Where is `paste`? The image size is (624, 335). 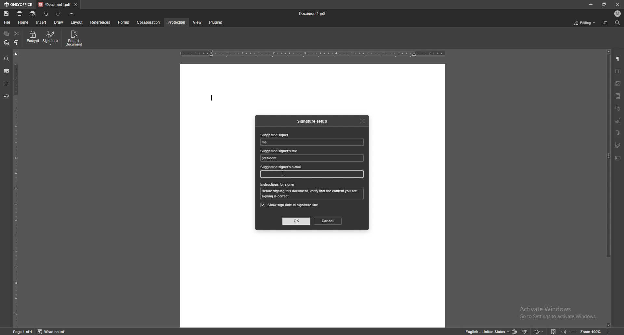
paste is located at coordinates (6, 43).